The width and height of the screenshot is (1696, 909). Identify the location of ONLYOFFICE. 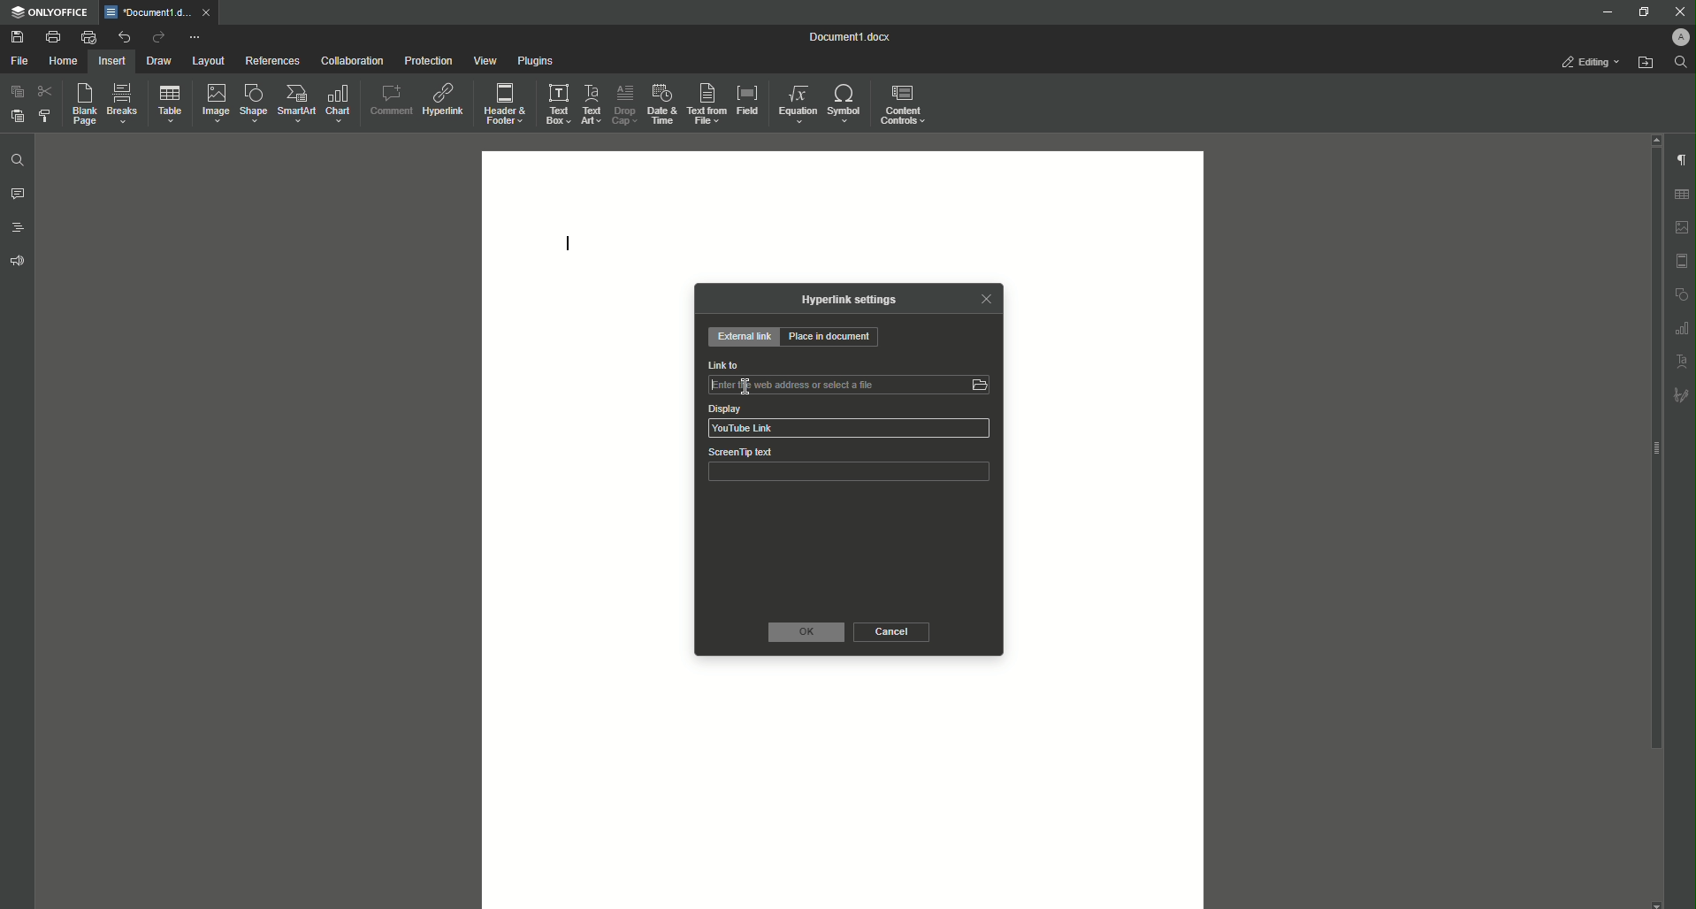
(50, 13).